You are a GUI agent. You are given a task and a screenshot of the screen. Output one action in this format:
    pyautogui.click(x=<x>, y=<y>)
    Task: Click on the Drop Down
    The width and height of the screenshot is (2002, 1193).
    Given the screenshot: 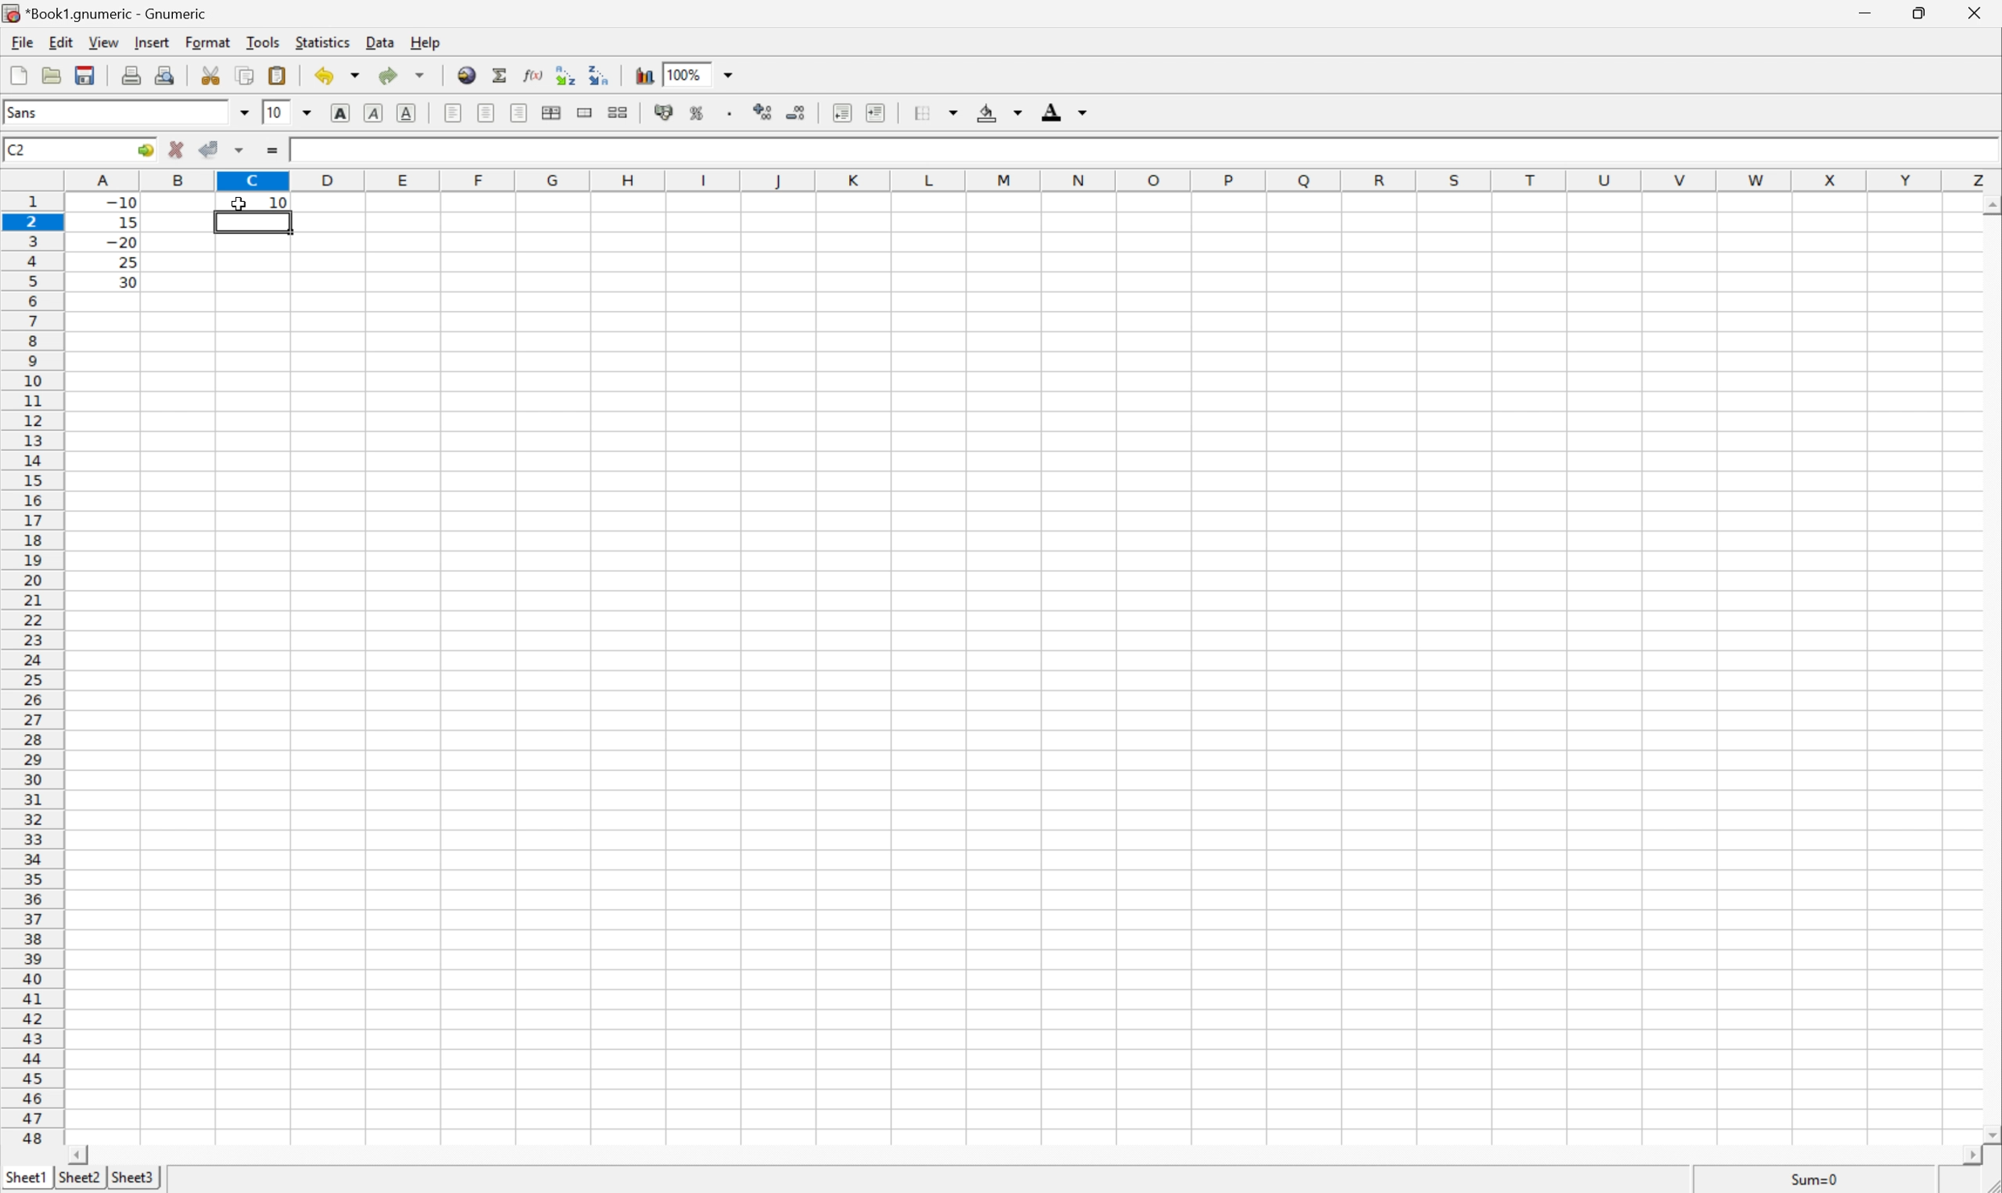 What is the action you would take?
    pyautogui.click(x=958, y=109)
    